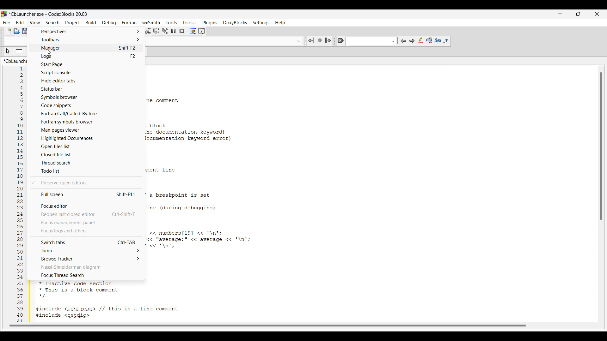 This screenshot has height=341, width=607. What do you see at coordinates (171, 22) in the screenshot?
I see `Tools menu` at bounding box center [171, 22].